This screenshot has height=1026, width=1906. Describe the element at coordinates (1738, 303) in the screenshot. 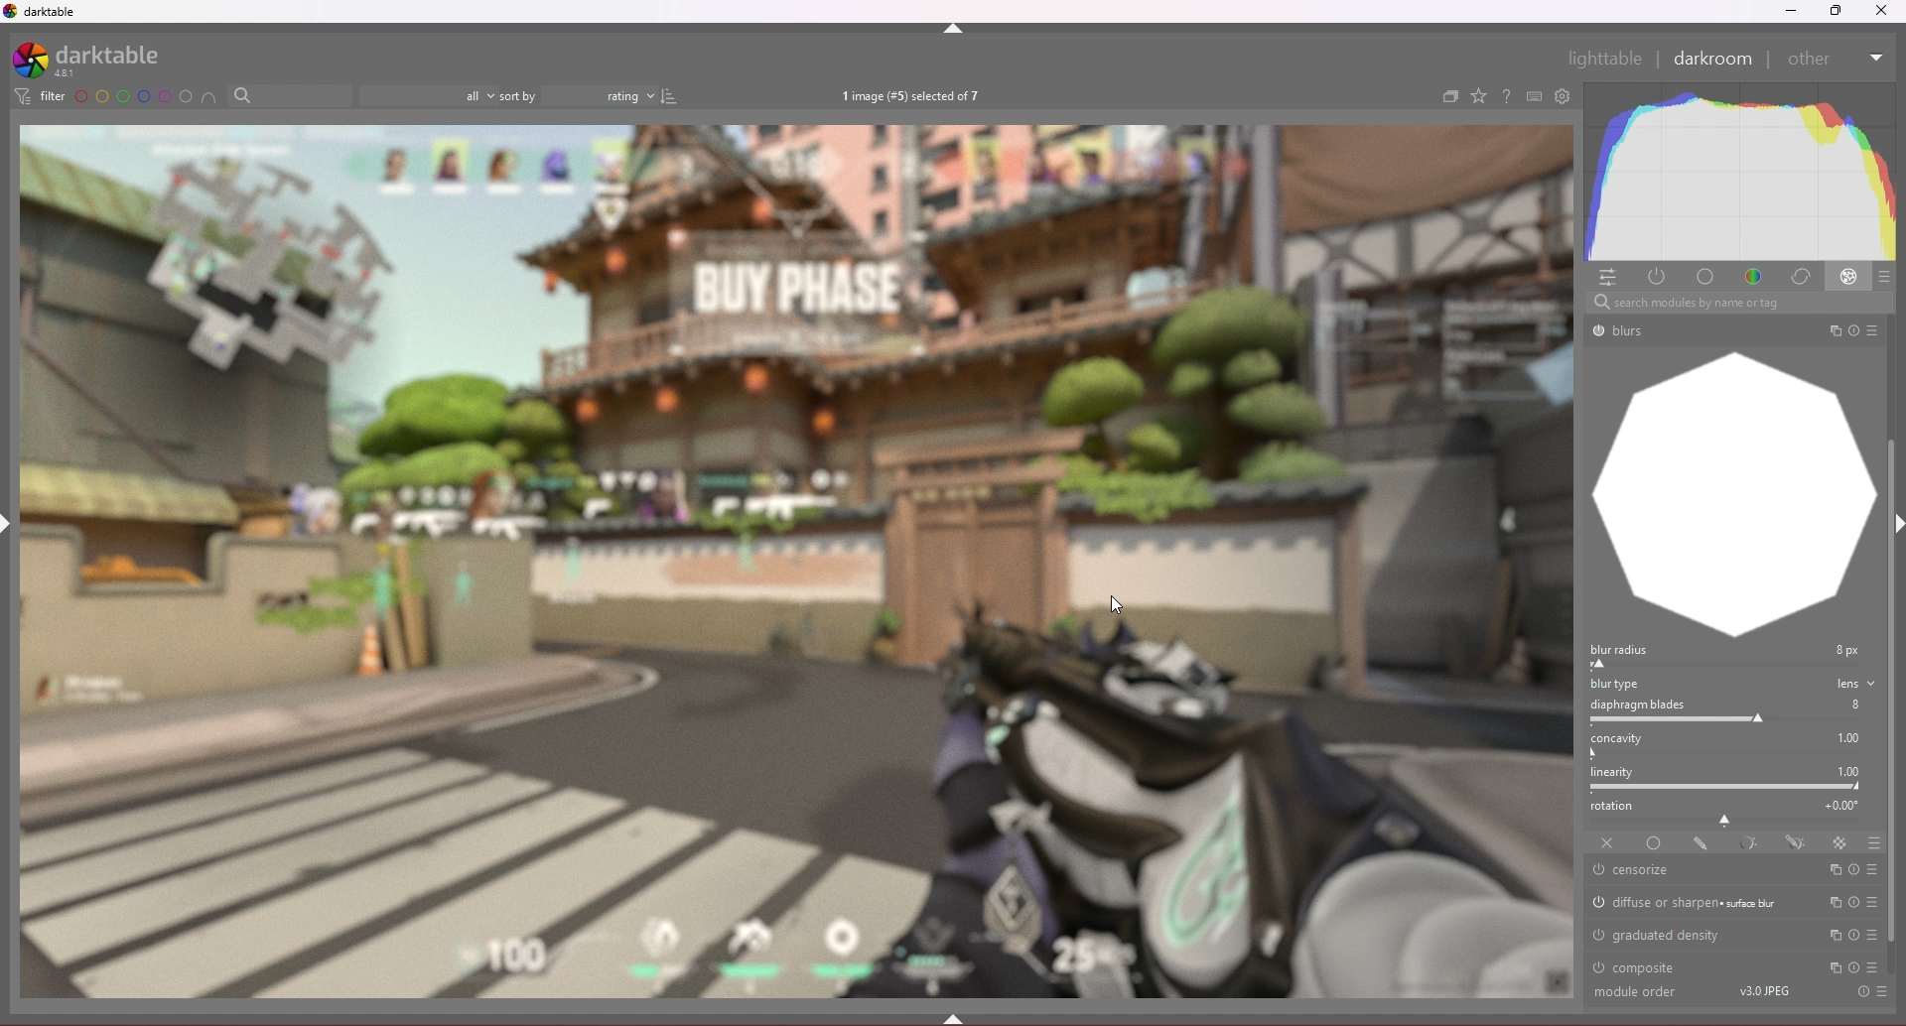

I see `` at that location.